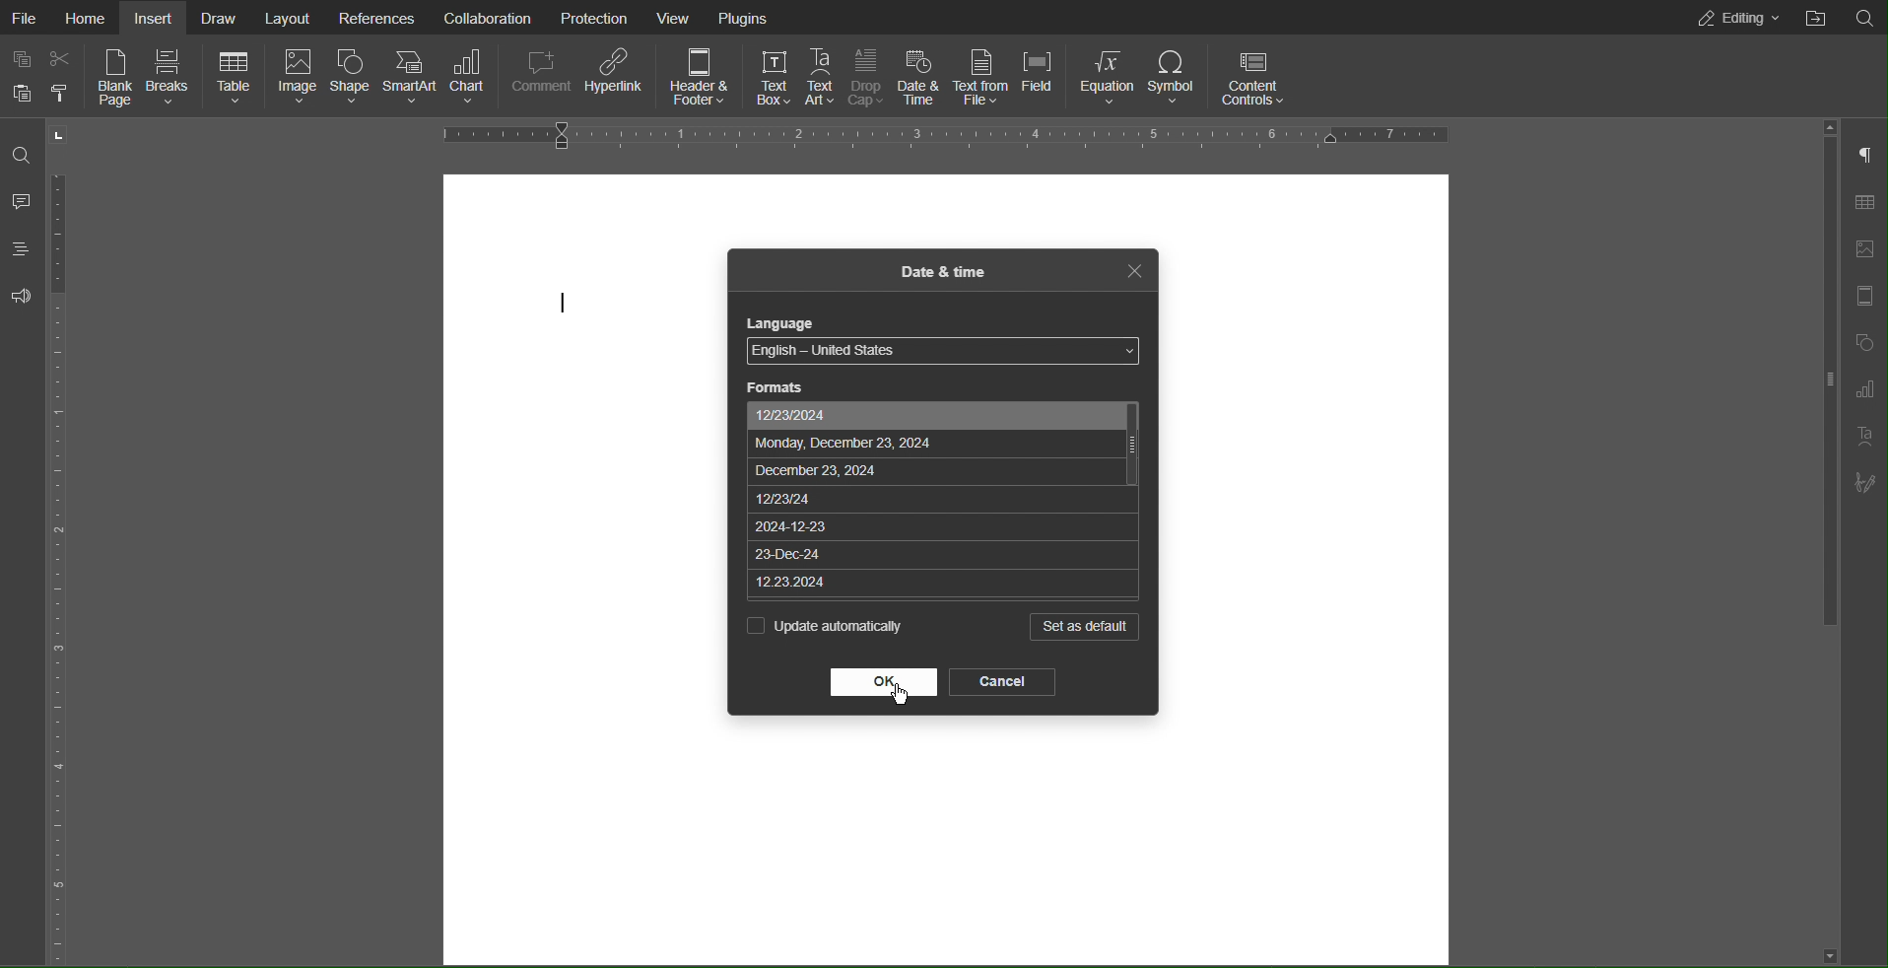  What do you see at coordinates (883, 681) in the screenshot?
I see `OK` at bounding box center [883, 681].